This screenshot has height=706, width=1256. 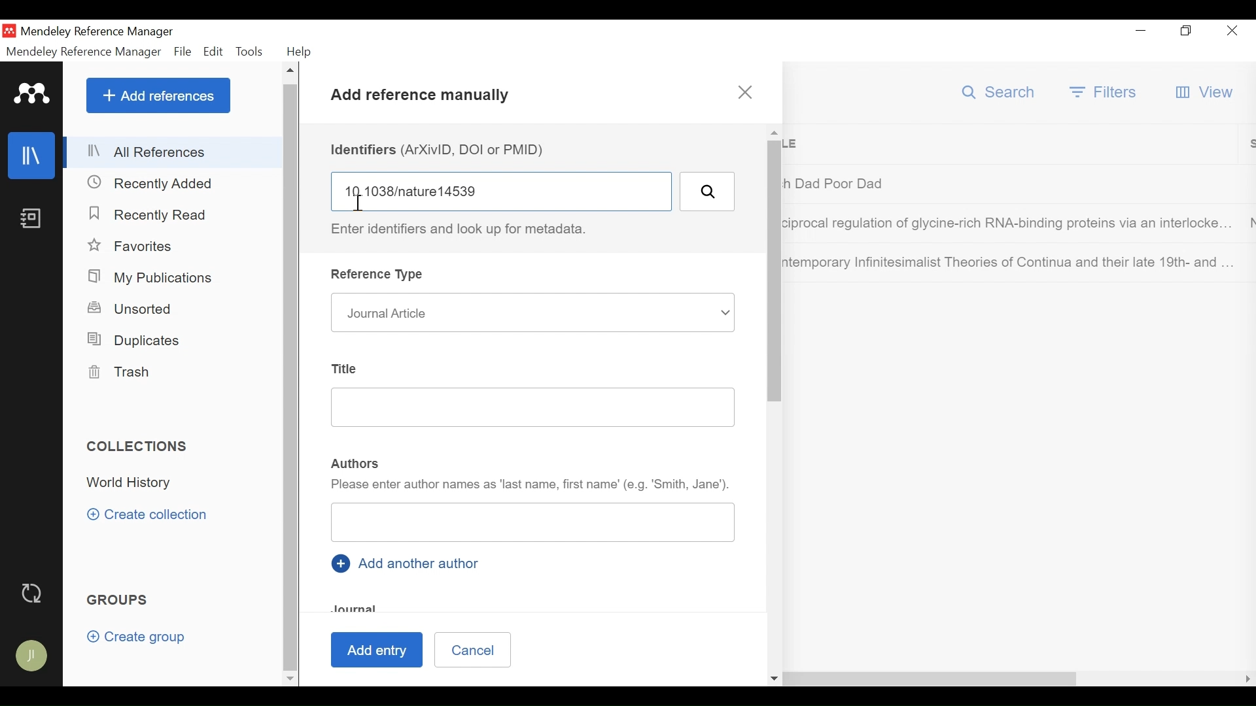 I want to click on Cancel, so click(x=472, y=648).